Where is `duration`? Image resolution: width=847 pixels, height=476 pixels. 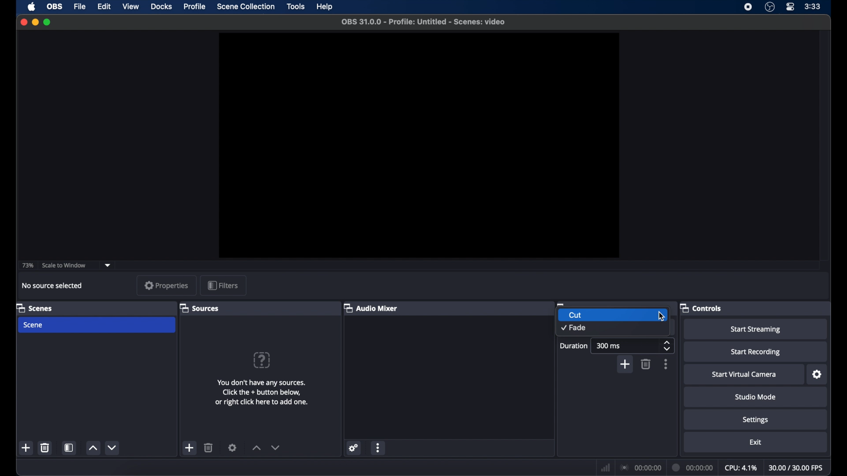
duration is located at coordinates (693, 466).